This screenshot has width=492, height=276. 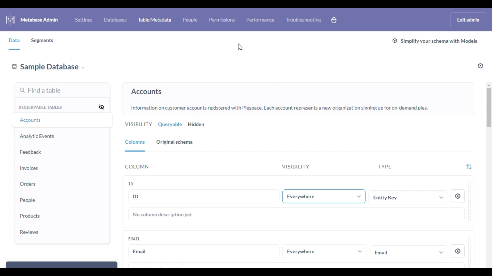 I want to click on settings, so click(x=458, y=196).